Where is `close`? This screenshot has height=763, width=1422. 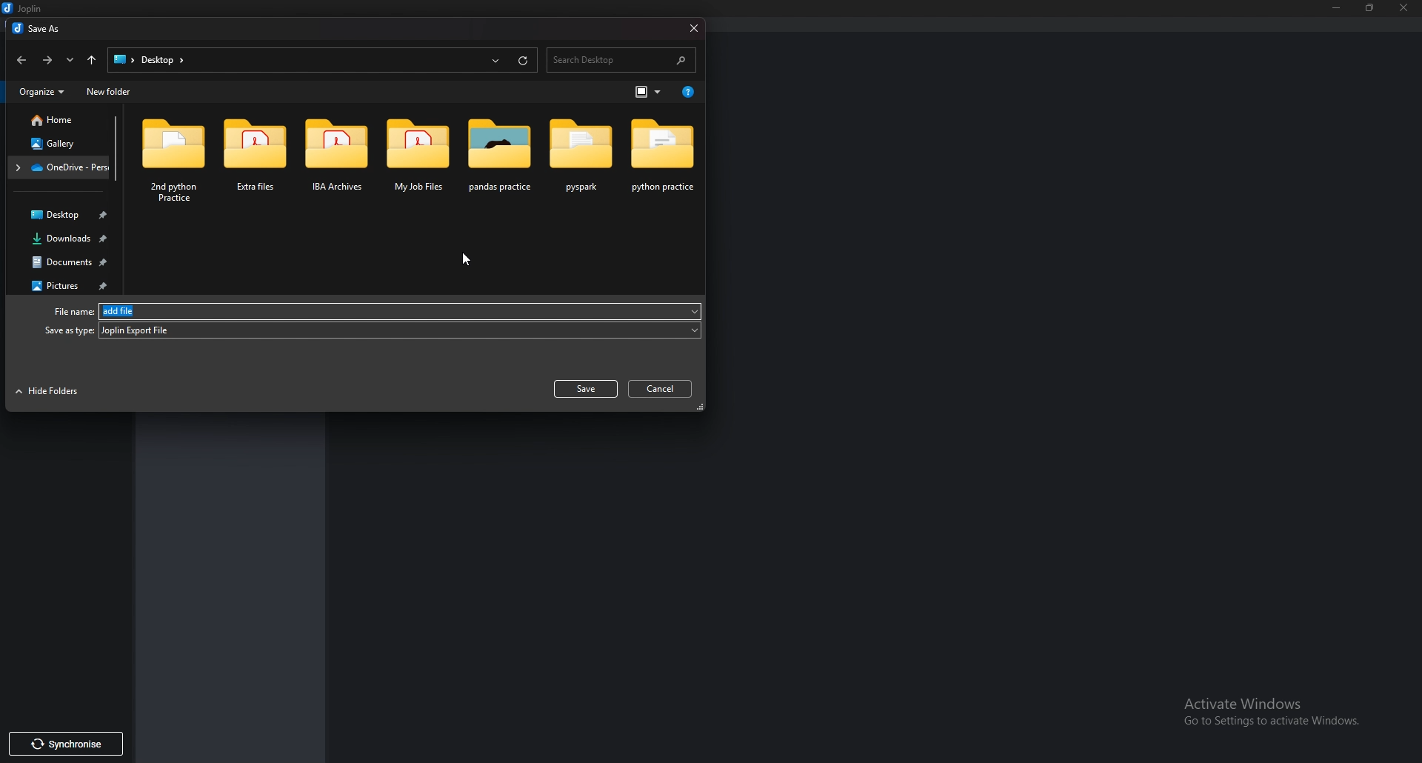
close is located at coordinates (692, 27).